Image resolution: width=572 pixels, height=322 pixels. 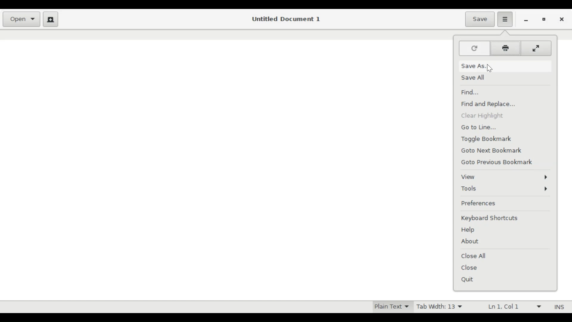 I want to click on Fullscreen mode, so click(x=536, y=48).